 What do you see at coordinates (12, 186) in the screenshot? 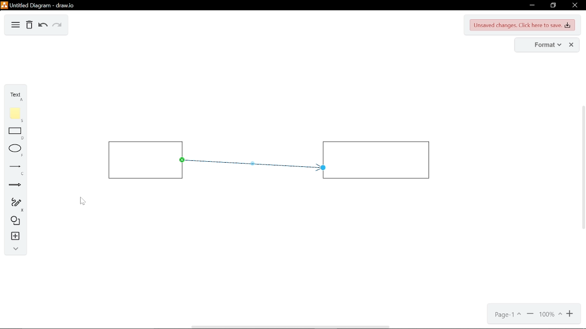
I see `arrows` at bounding box center [12, 186].